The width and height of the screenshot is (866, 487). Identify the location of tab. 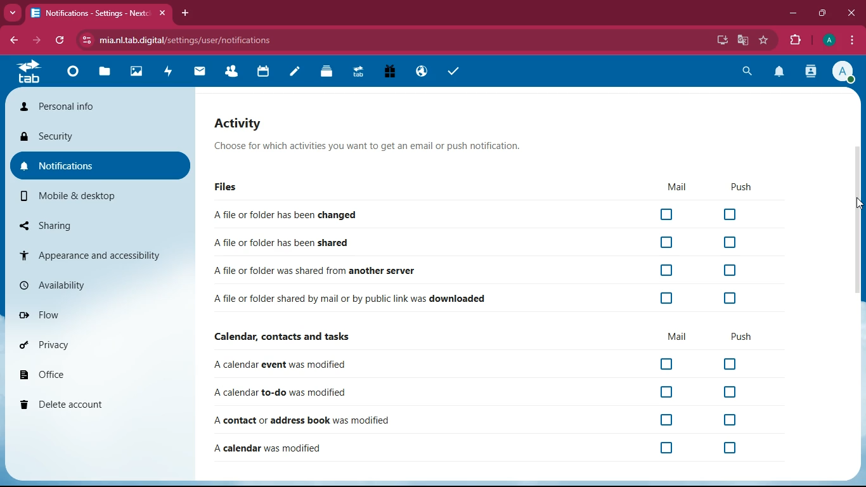
(32, 72).